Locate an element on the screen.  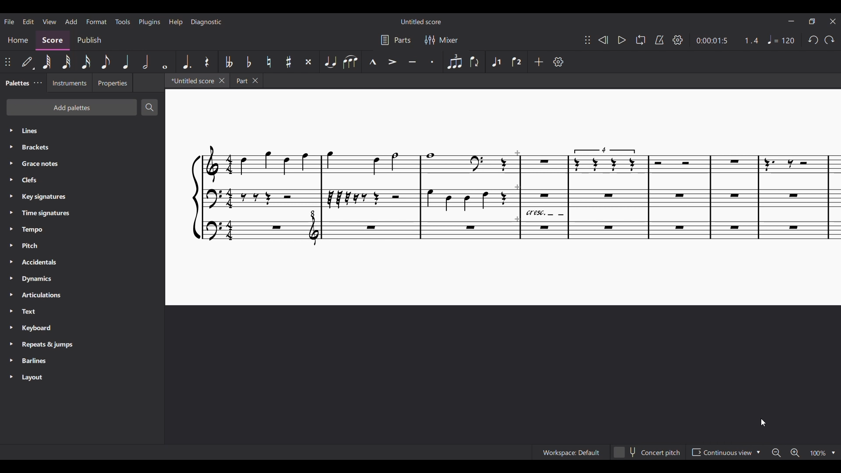
Diagnostic menu is located at coordinates (206, 22).